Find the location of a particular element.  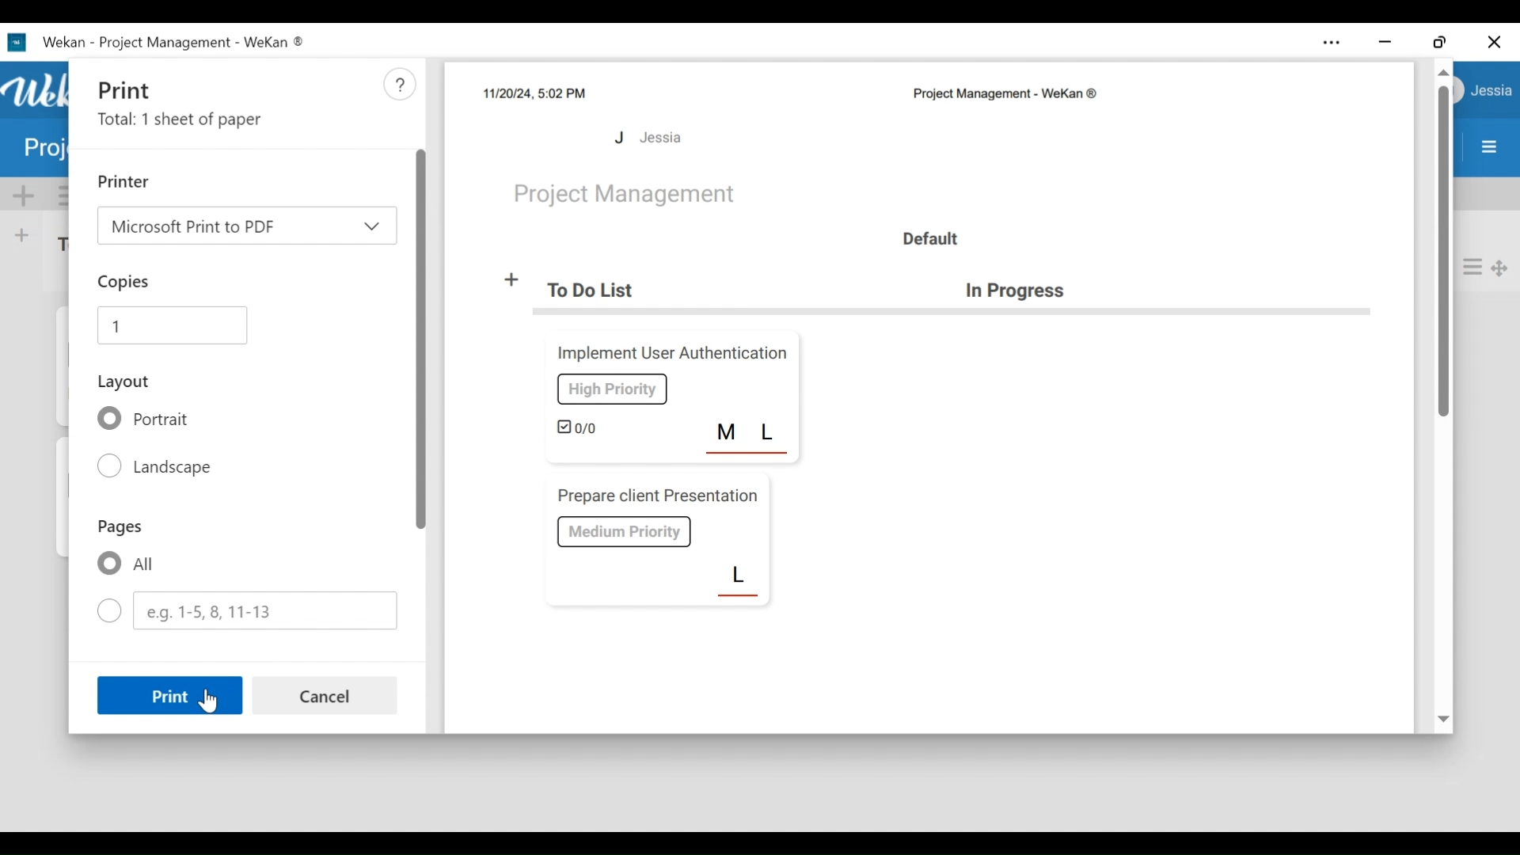

Desktop drag handles is located at coordinates (1499, 267).